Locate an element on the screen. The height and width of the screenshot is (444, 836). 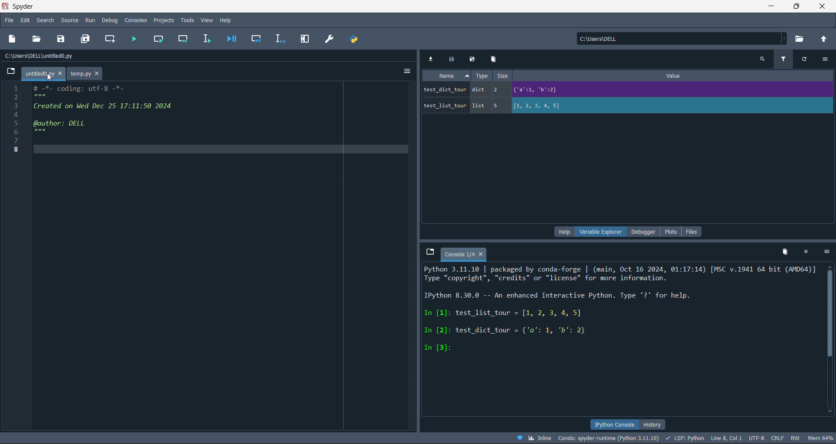
C:\Users\DELL is located at coordinates (603, 40).